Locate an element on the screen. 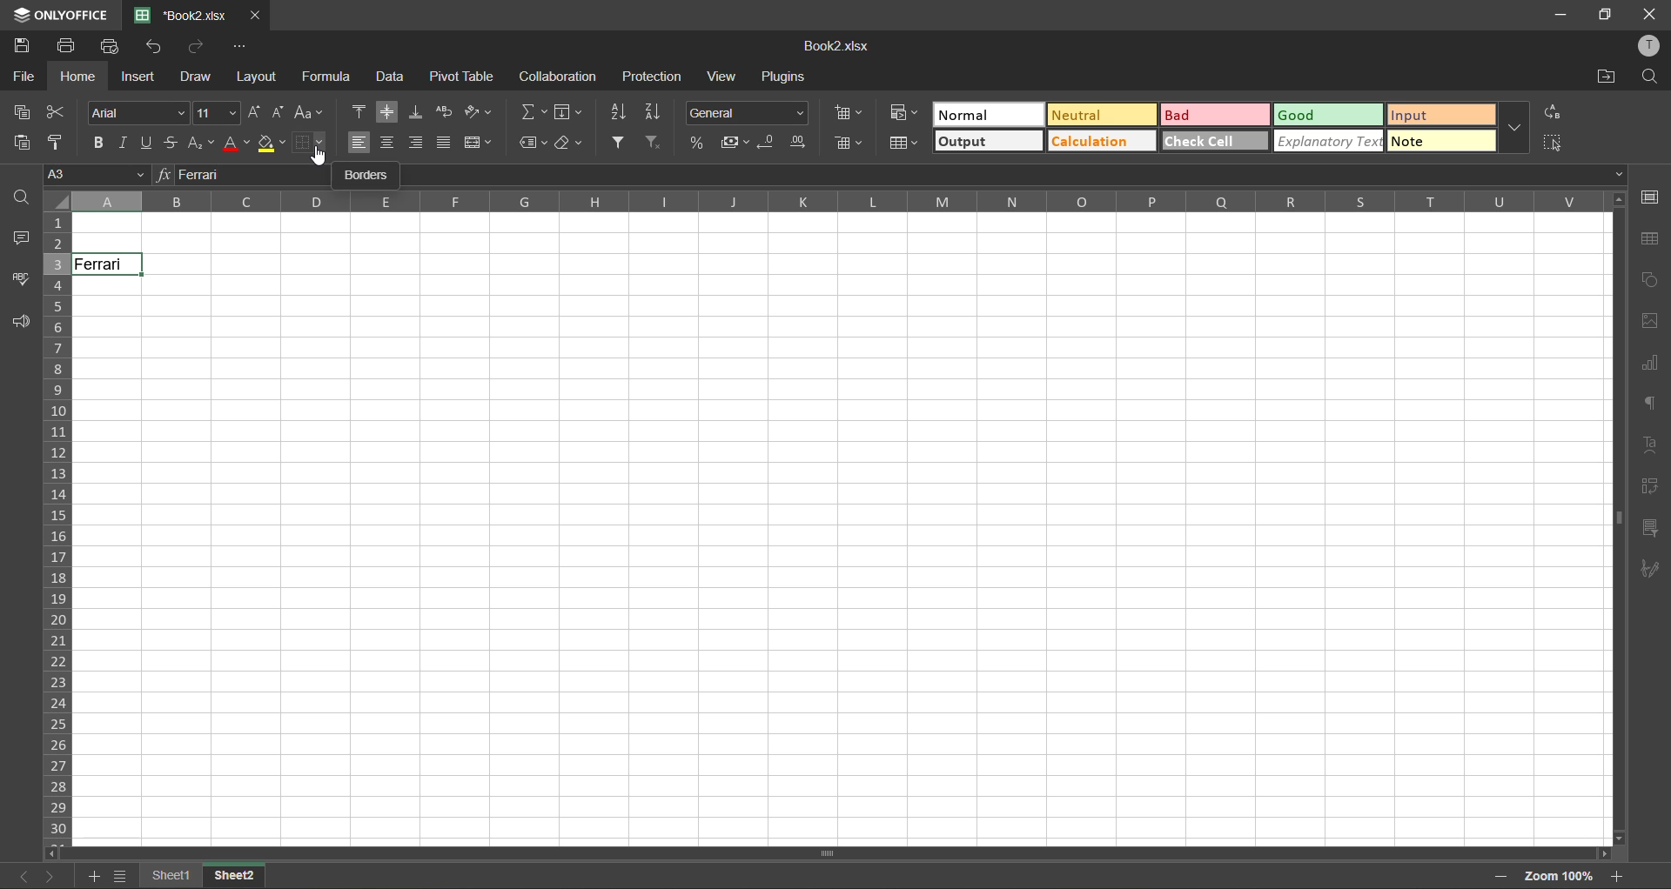  increase decimal is located at coordinates (795, 142).